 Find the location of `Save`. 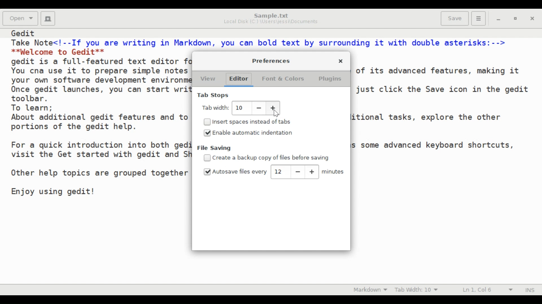

Save is located at coordinates (455, 19).